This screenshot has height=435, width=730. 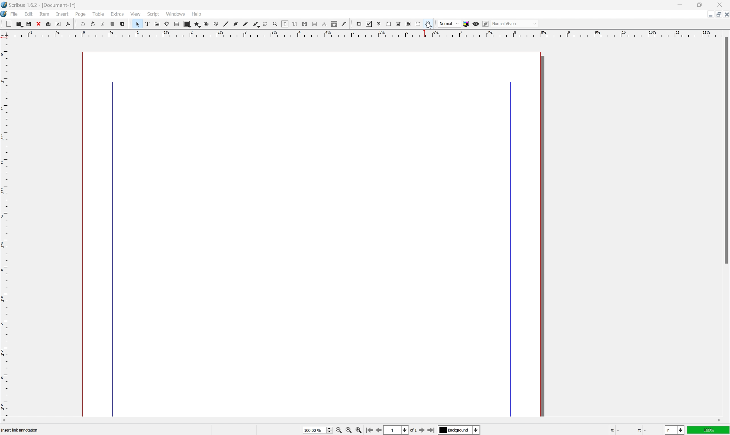 What do you see at coordinates (378, 24) in the screenshot?
I see `pdf radio button` at bounding box center [378, 24].